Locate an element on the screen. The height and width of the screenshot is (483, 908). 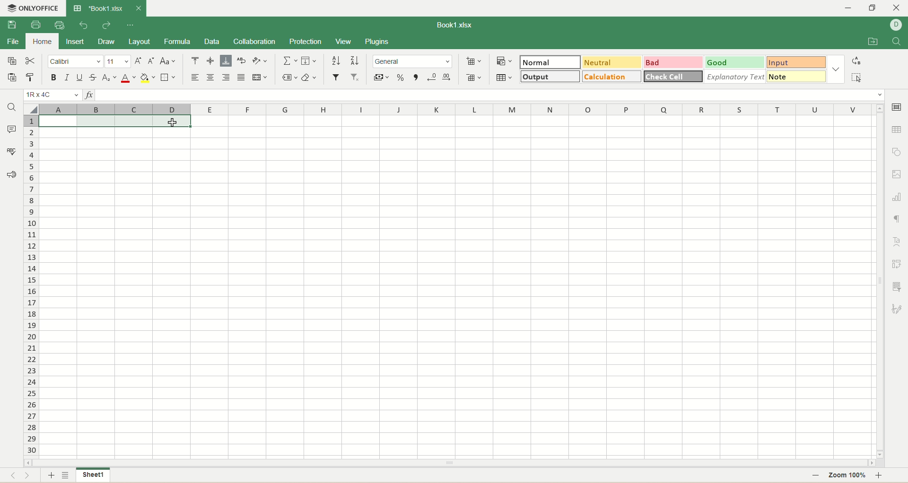
comment is located at coordinates (13, 130).